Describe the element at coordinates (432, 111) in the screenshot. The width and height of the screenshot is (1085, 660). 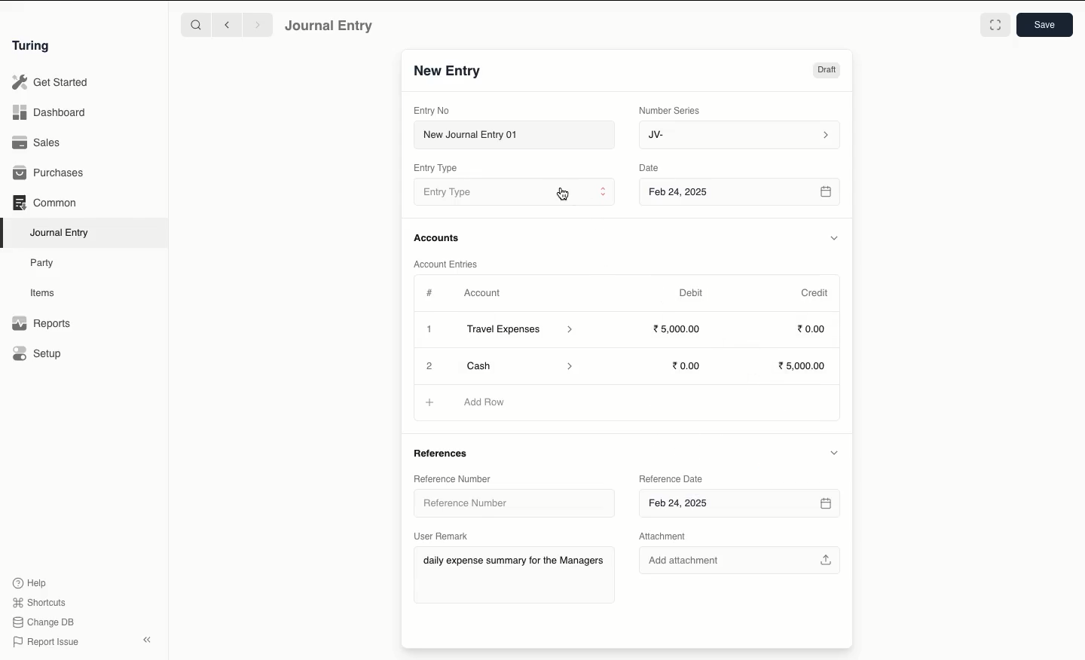
I see `Entry No` at that location.